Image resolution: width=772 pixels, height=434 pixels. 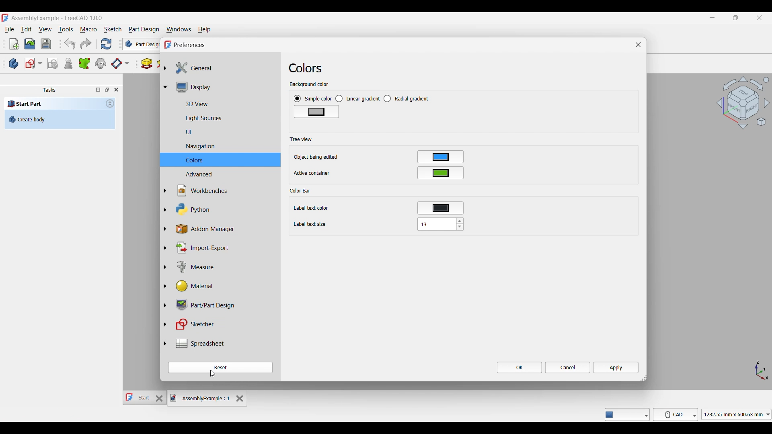 What do you see at coordinates (460, 224) in the screenshot?
I see `Increase/Decrease label text size` at bounding box center [460, 224].